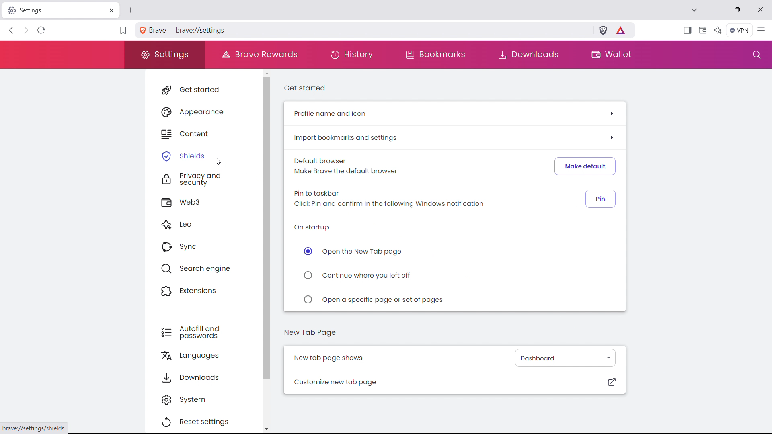 The height and width of the screenshot is (434, 772). What do you see at coordinates (739, 31) in the screenshot?
I see `vpn` at bounding box center [739, 31].